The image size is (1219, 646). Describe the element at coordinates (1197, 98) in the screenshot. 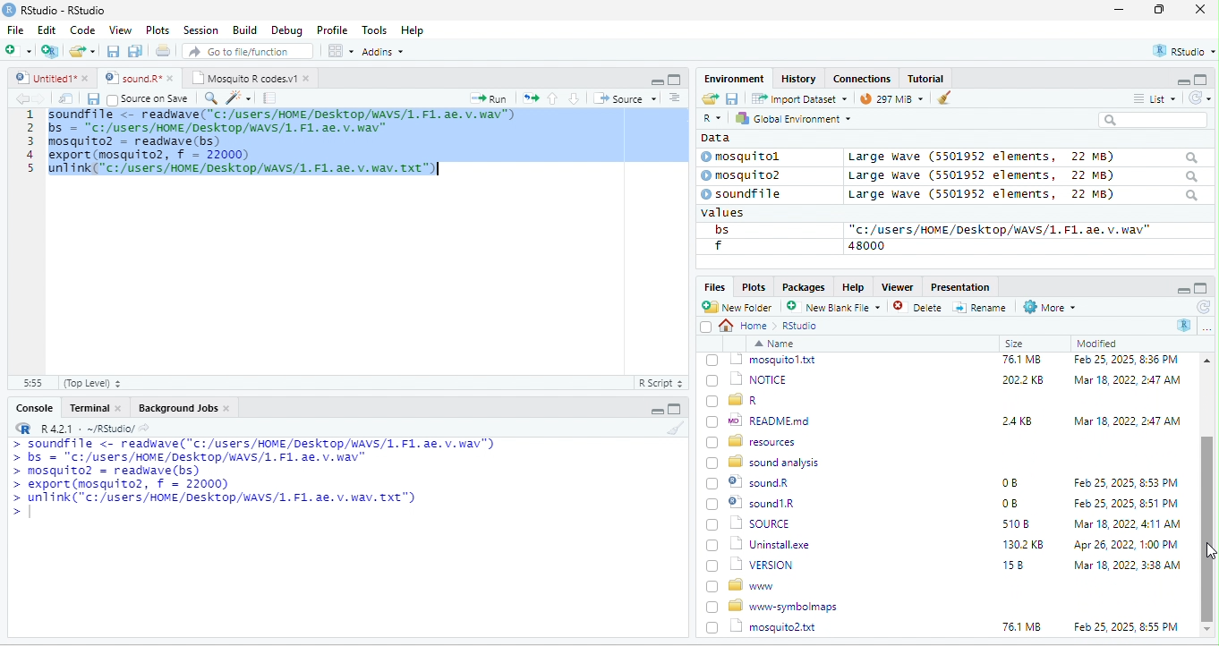

I see `refresh` at that location.